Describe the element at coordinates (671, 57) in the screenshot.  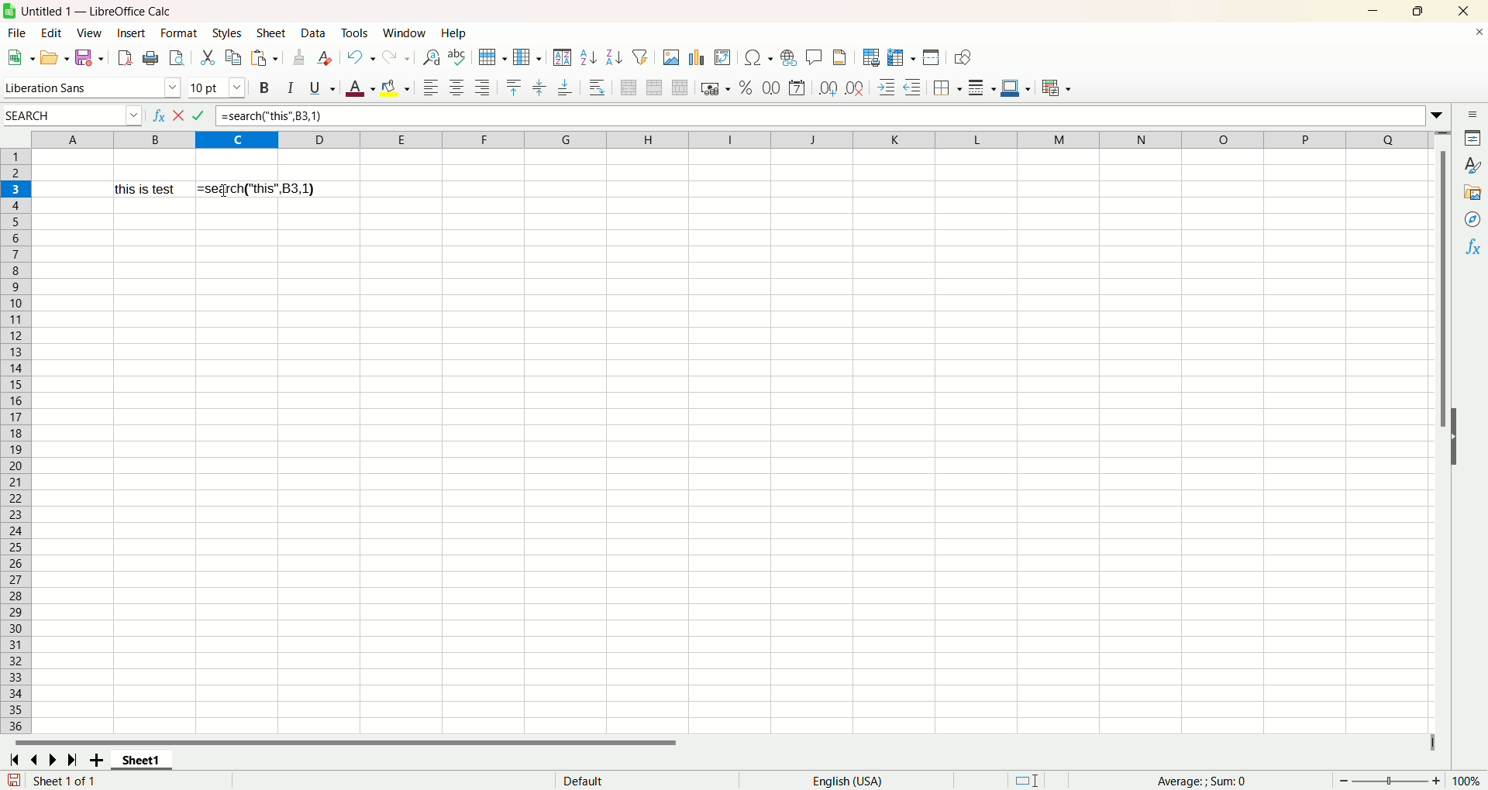
I see `insert image` at that location.